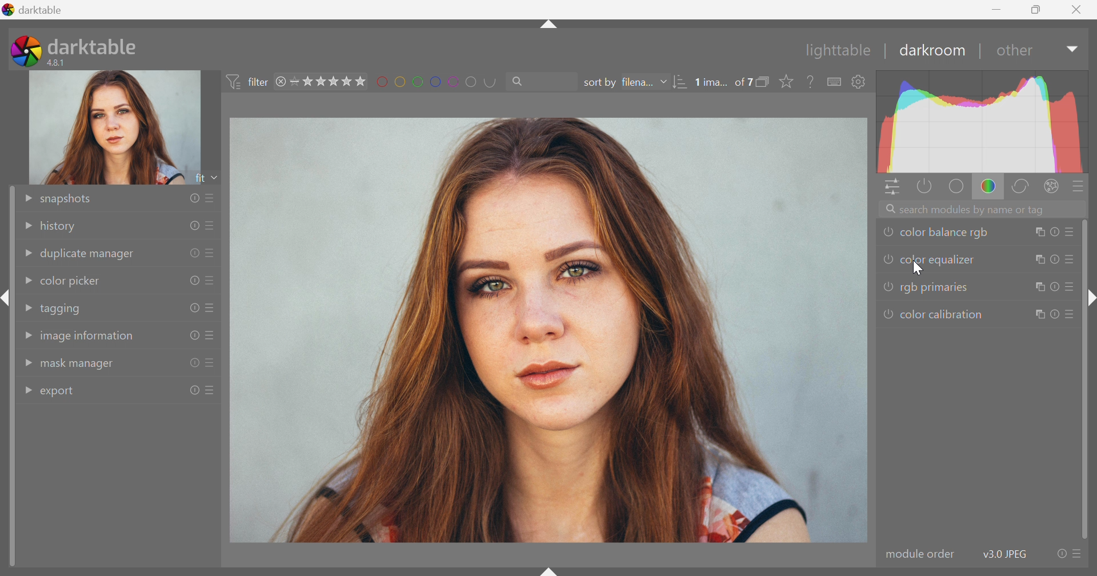 This screenshot has height=576, width=1097. What do you see at coordinates (983, 122) in the screenshot?
I see `graph` at bounding box center [983, 122].